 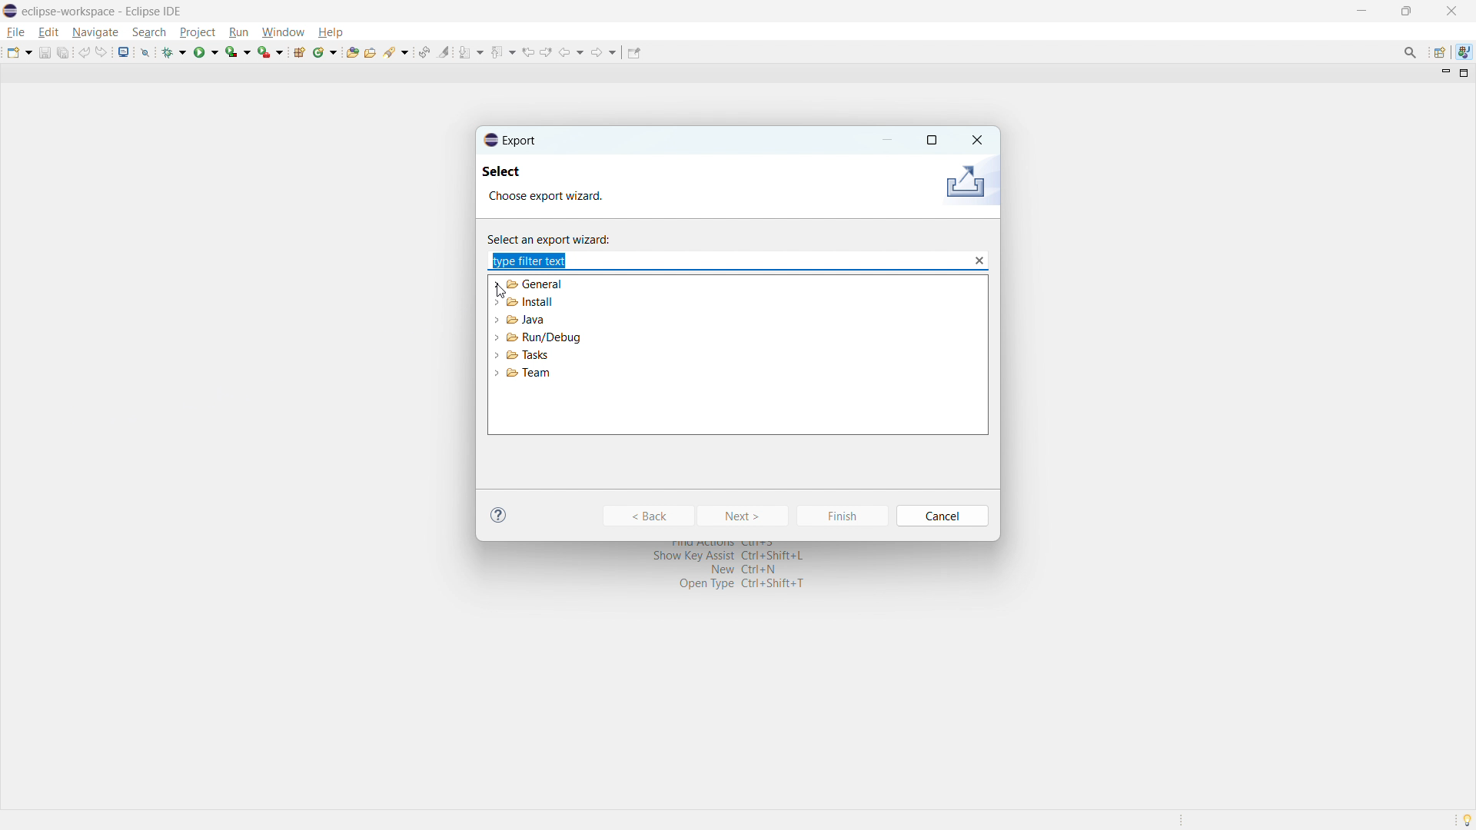 I want to click on Cursor, so click(x=505, y=293).